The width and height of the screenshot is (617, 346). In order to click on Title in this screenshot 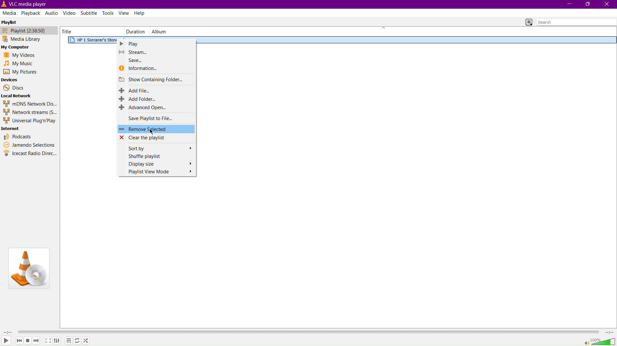, I will do `click(68, 31)`.